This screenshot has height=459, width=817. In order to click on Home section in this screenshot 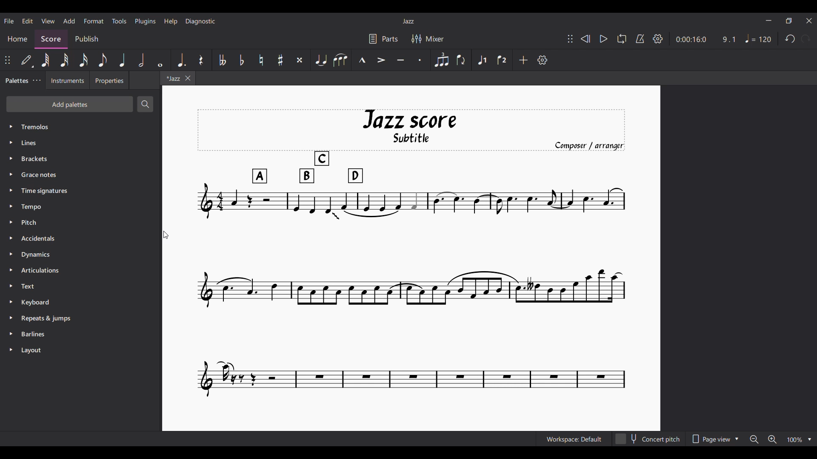, I will do `click(17, 40)`.